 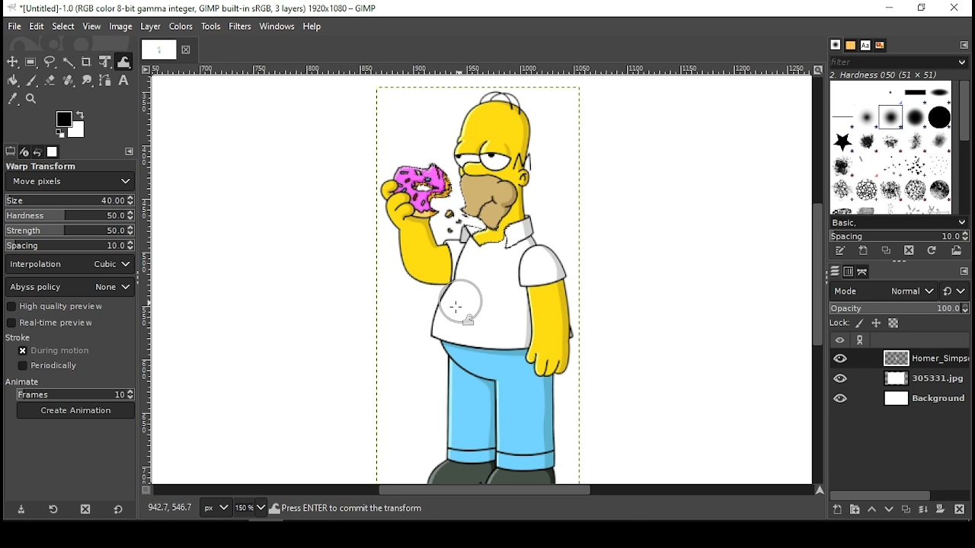 What do you see at coordinates (12, 81) in the screenshot?
I see `painbucket tool` at bounding box center [12, 81].